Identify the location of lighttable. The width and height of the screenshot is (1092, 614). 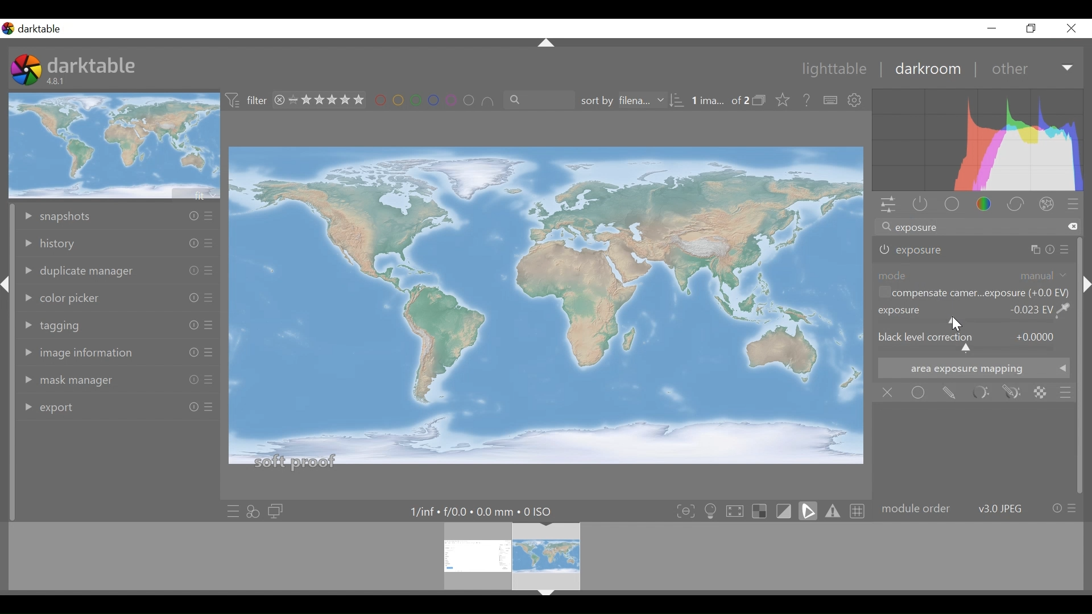
(835, 70).